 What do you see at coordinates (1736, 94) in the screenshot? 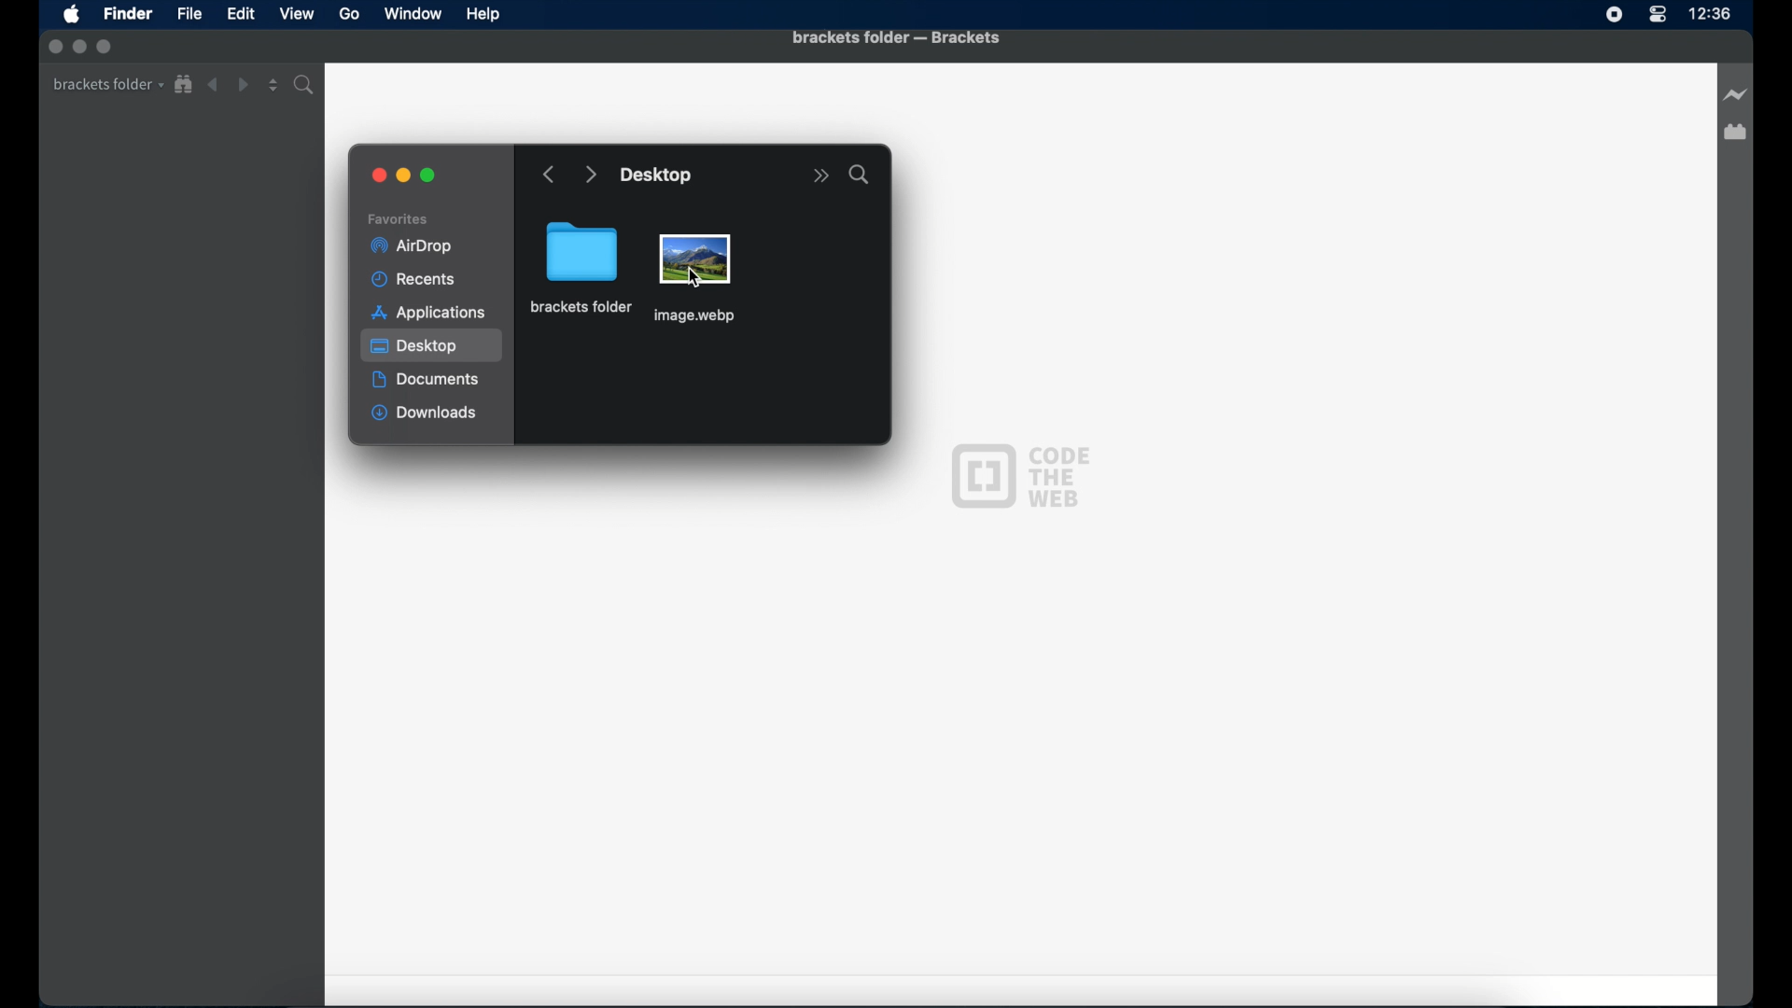
I see `live preview` at bounding box center [1736, 94].